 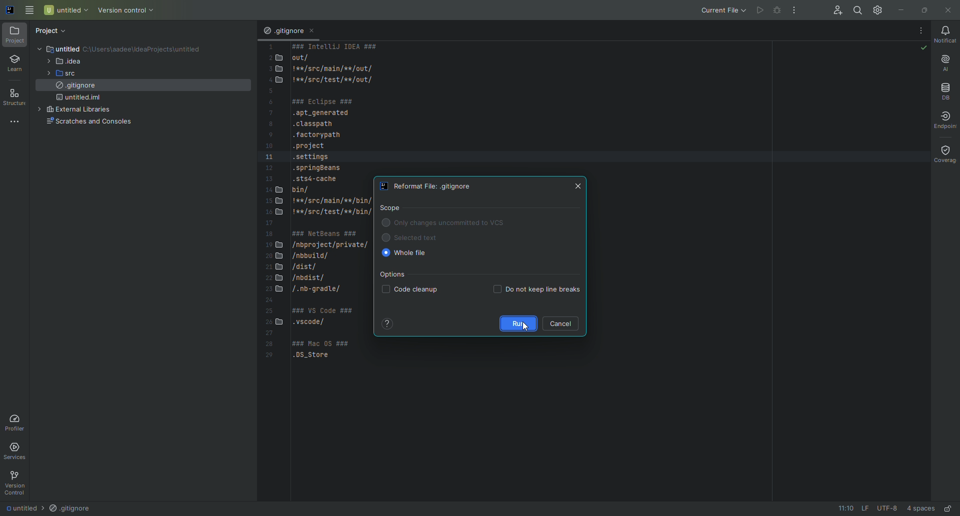 I want to click on Scratches and Console, so click(x=88, y=123).